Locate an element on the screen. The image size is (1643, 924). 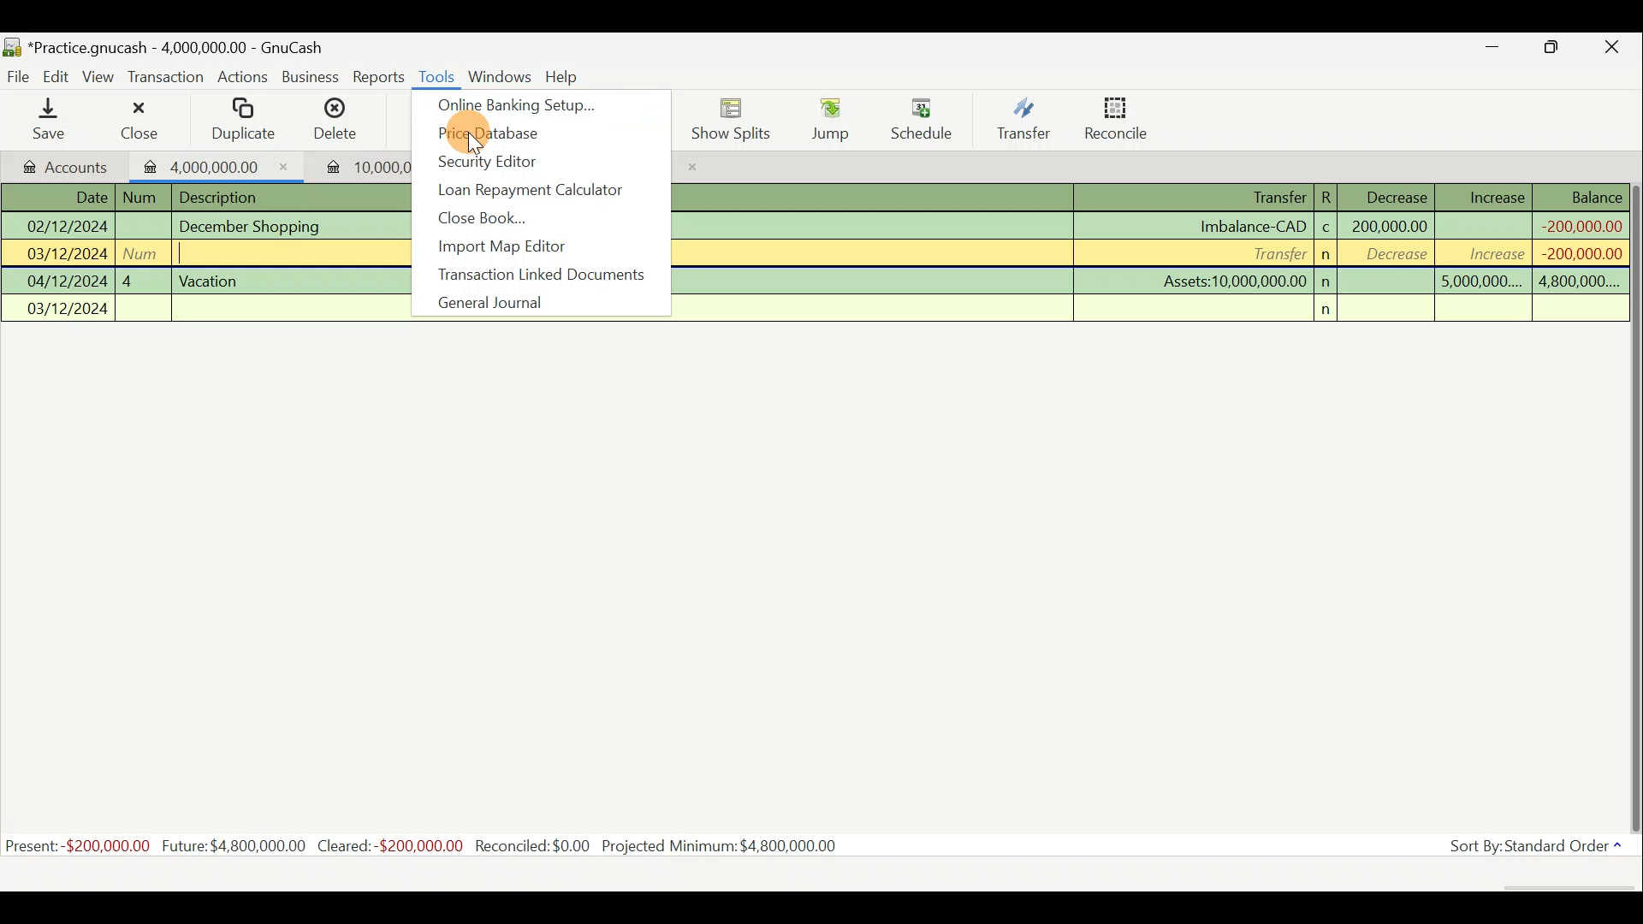
c is located at coordinates (1326, 229).